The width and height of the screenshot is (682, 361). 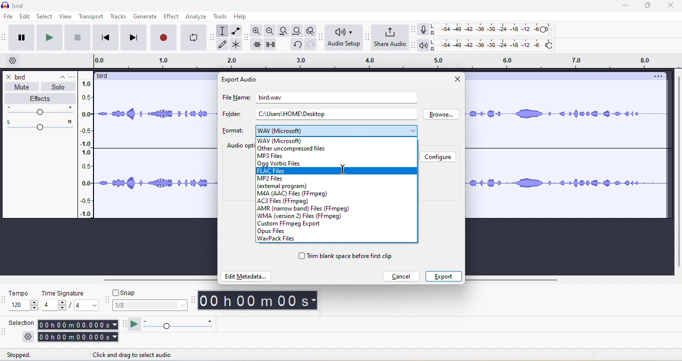 What do you see at coordinates (629, 6) in the screenshot?
I see `minimize` at bounding box center [629, 6].